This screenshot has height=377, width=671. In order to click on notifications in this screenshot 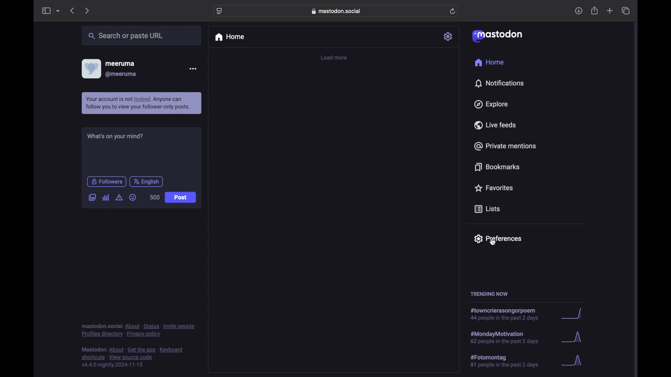, I will do `click(500, 83)`.